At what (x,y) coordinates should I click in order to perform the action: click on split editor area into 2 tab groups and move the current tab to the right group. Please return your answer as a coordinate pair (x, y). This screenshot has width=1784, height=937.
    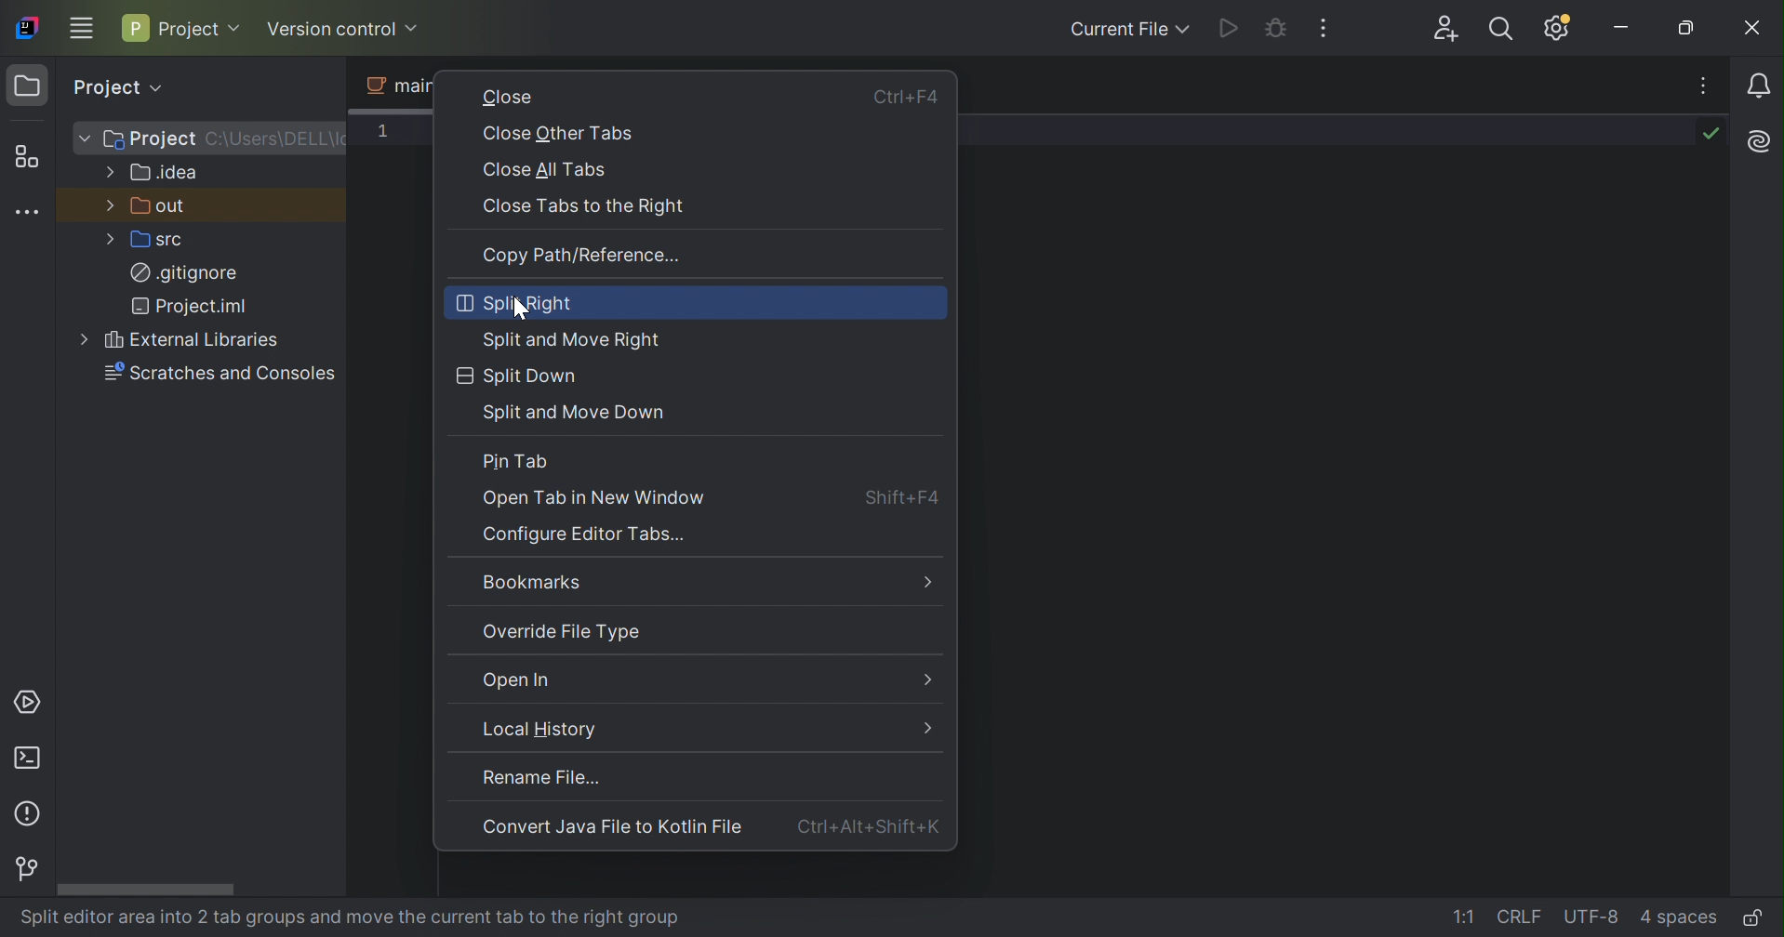
    Looking at the image, I should click on (352, 920).